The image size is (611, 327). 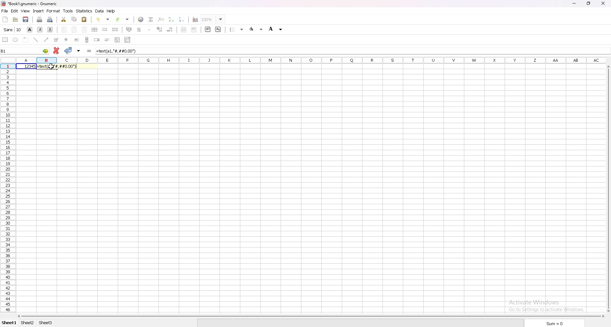 I want to click on data, so click(x=99, y=11).